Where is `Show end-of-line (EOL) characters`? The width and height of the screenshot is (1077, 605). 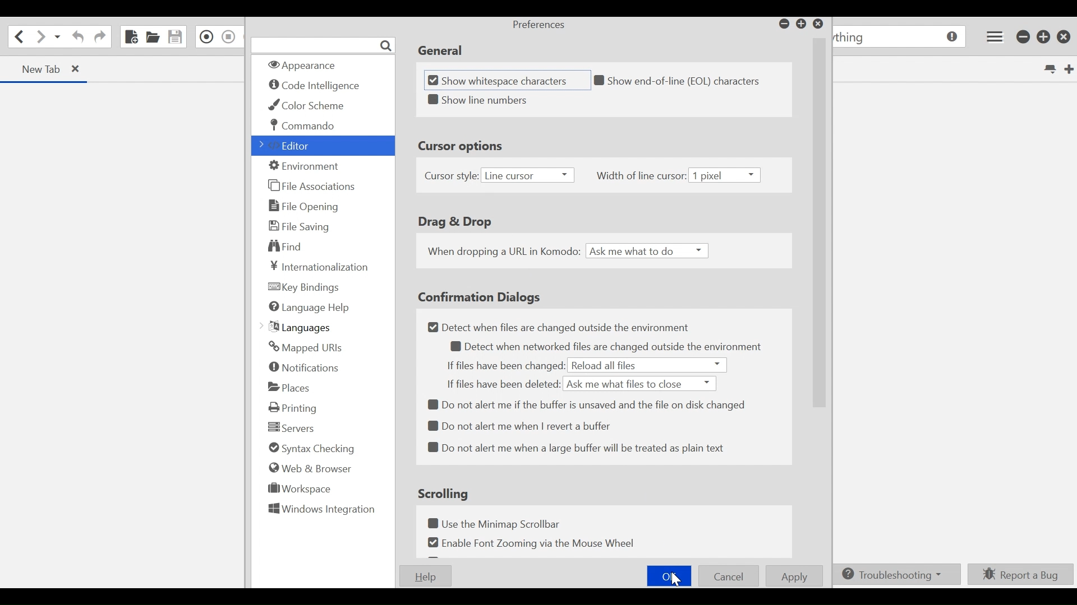 Show end-of-line (EOL) characters is located at coordinates (682, 82).